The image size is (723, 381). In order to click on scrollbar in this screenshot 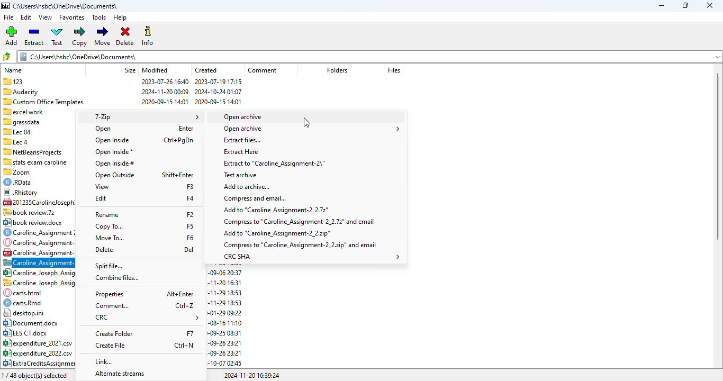, I will do `click(719, 157)`.